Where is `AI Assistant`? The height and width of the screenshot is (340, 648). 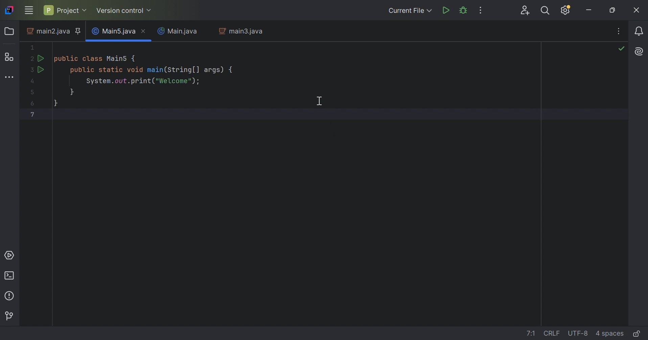
AI Assistant is located at coordinates (639, 52).